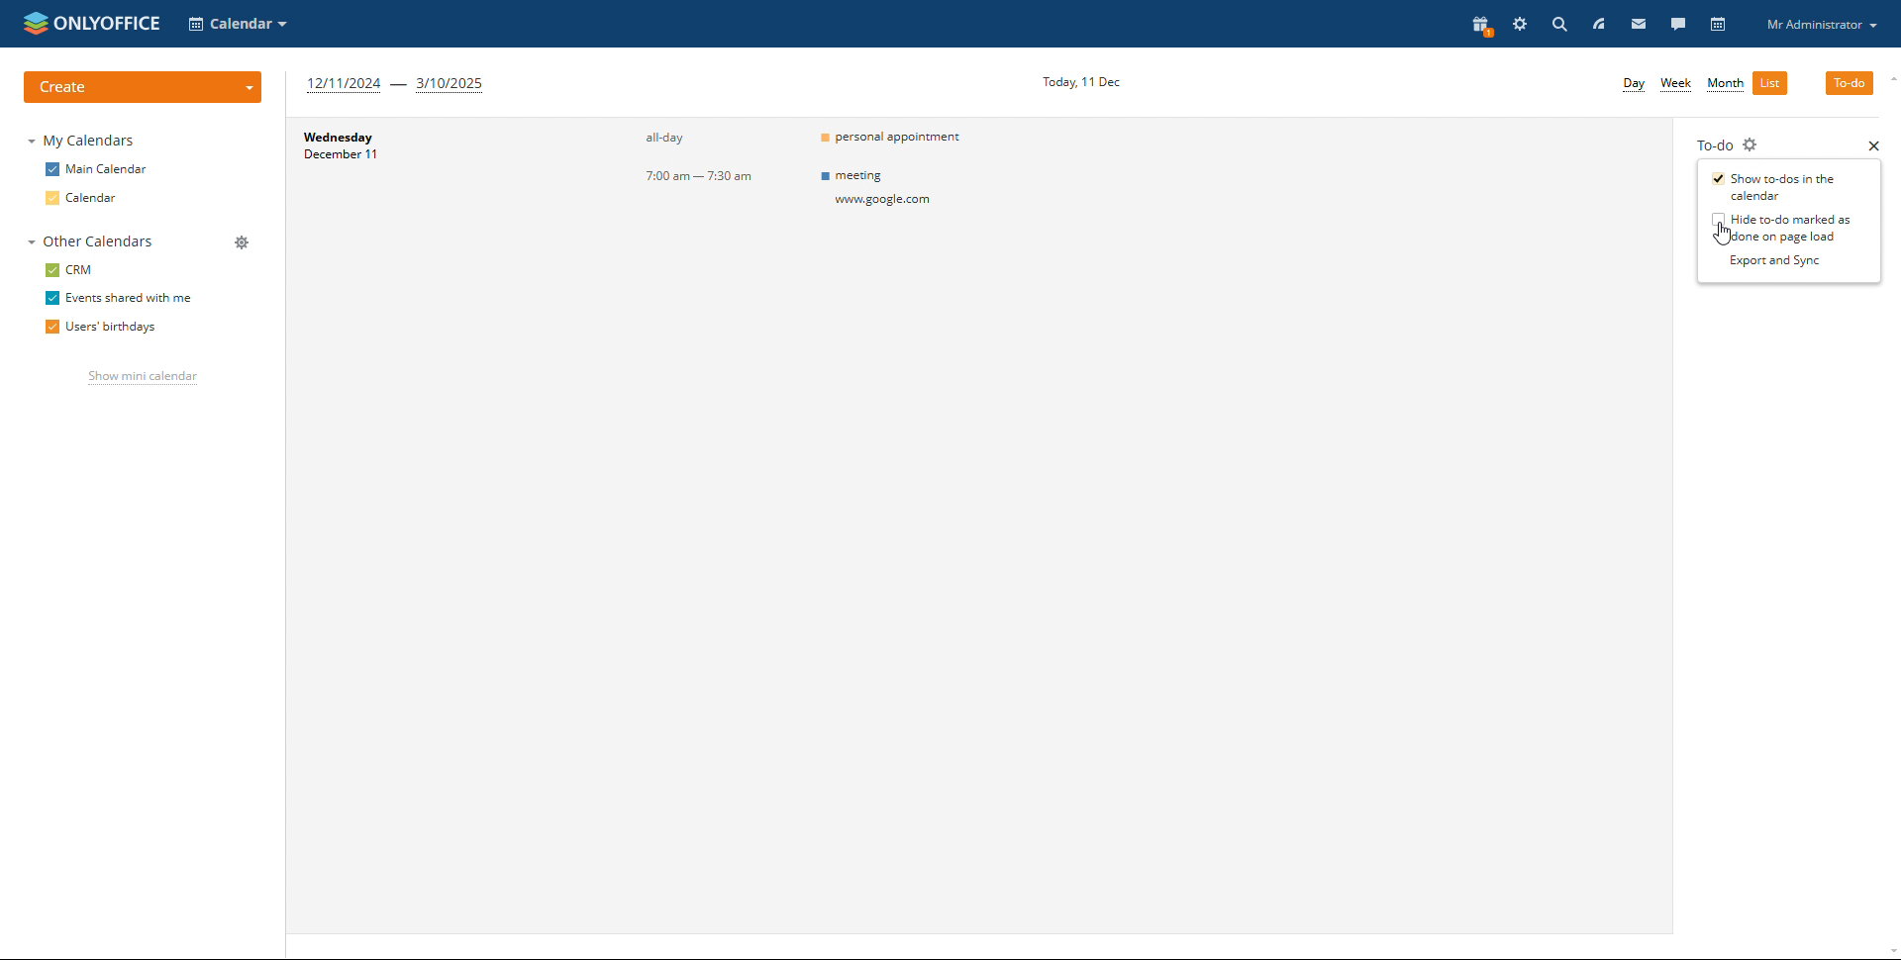  I want to click on to-do selected, so click(1850, 82).